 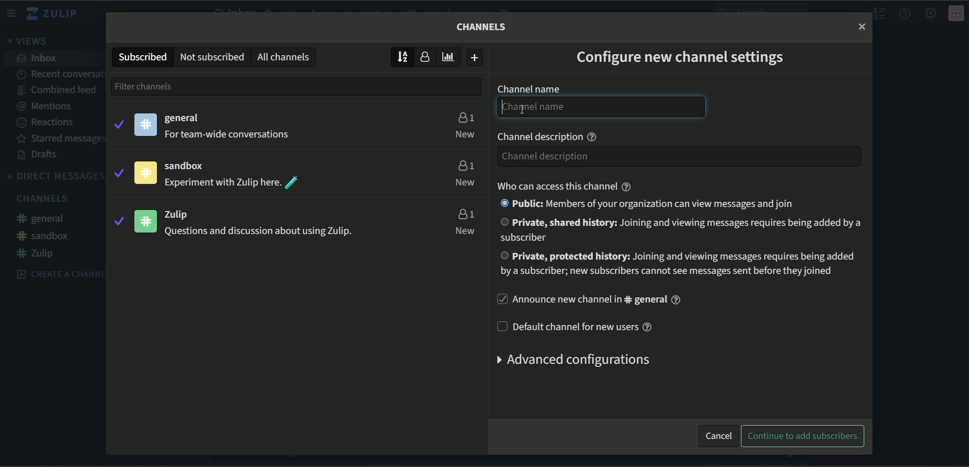 I want to click on question and discussion about using zulip, so click(x=257, y=233).